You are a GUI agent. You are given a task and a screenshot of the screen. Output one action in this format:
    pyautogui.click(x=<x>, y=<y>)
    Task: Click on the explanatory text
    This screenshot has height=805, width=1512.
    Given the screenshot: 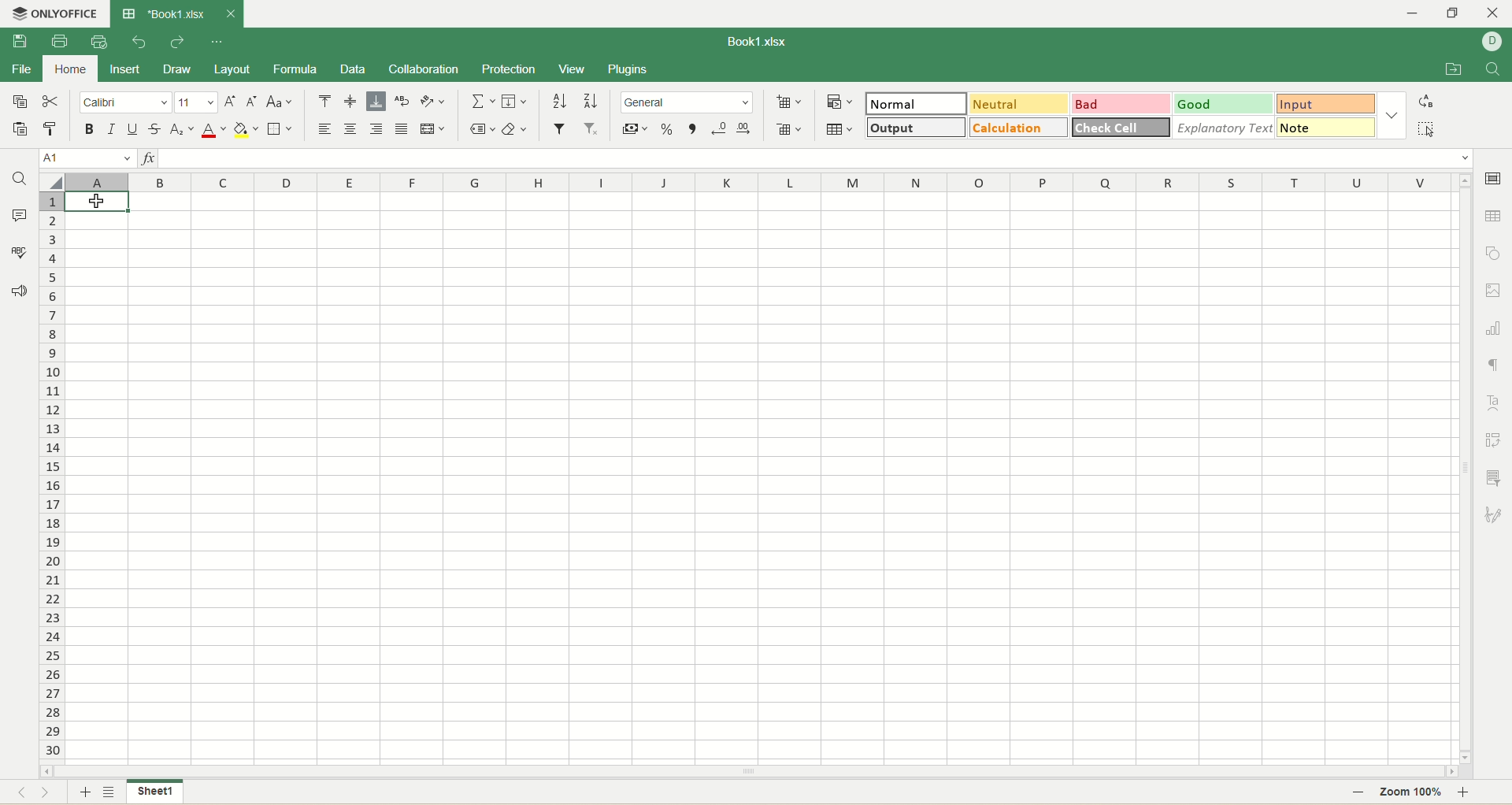 What is the action you would take?
    pyautogui.click(x=1222, y=128)
    